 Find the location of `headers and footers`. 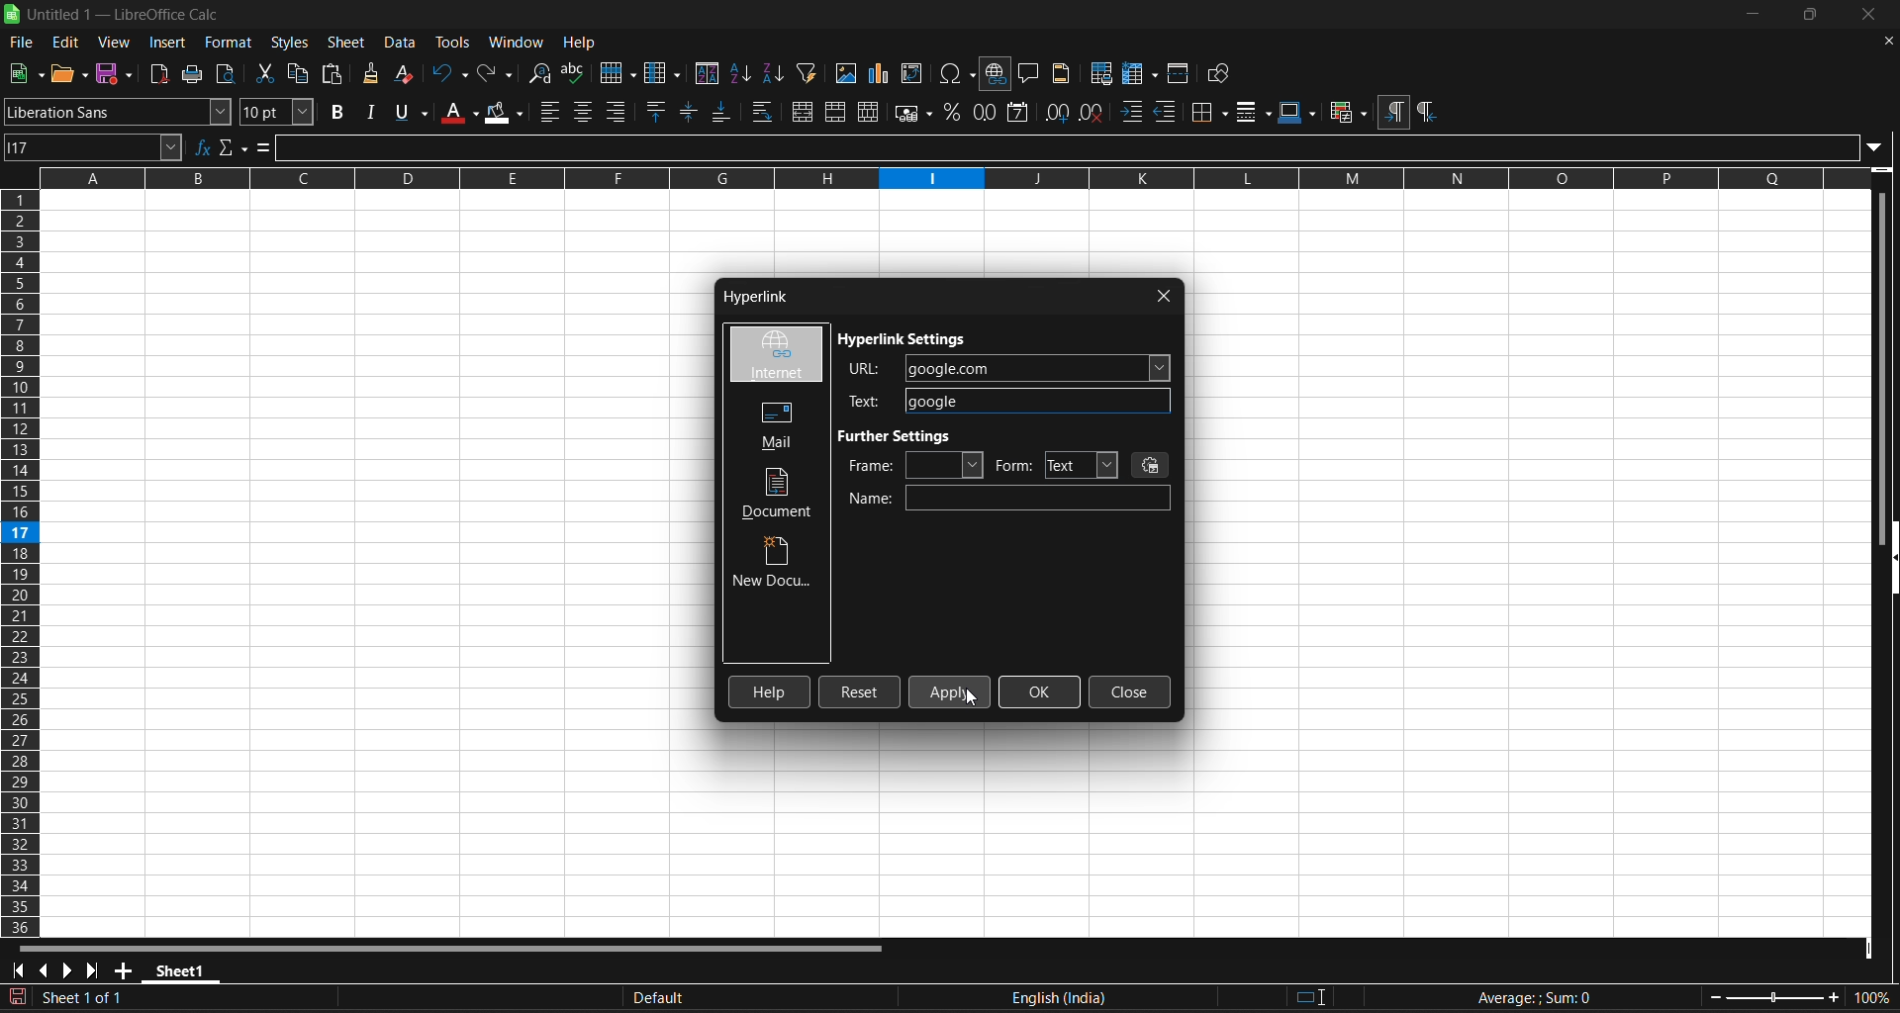

headers and footers is located at coordinates (1064, 73).